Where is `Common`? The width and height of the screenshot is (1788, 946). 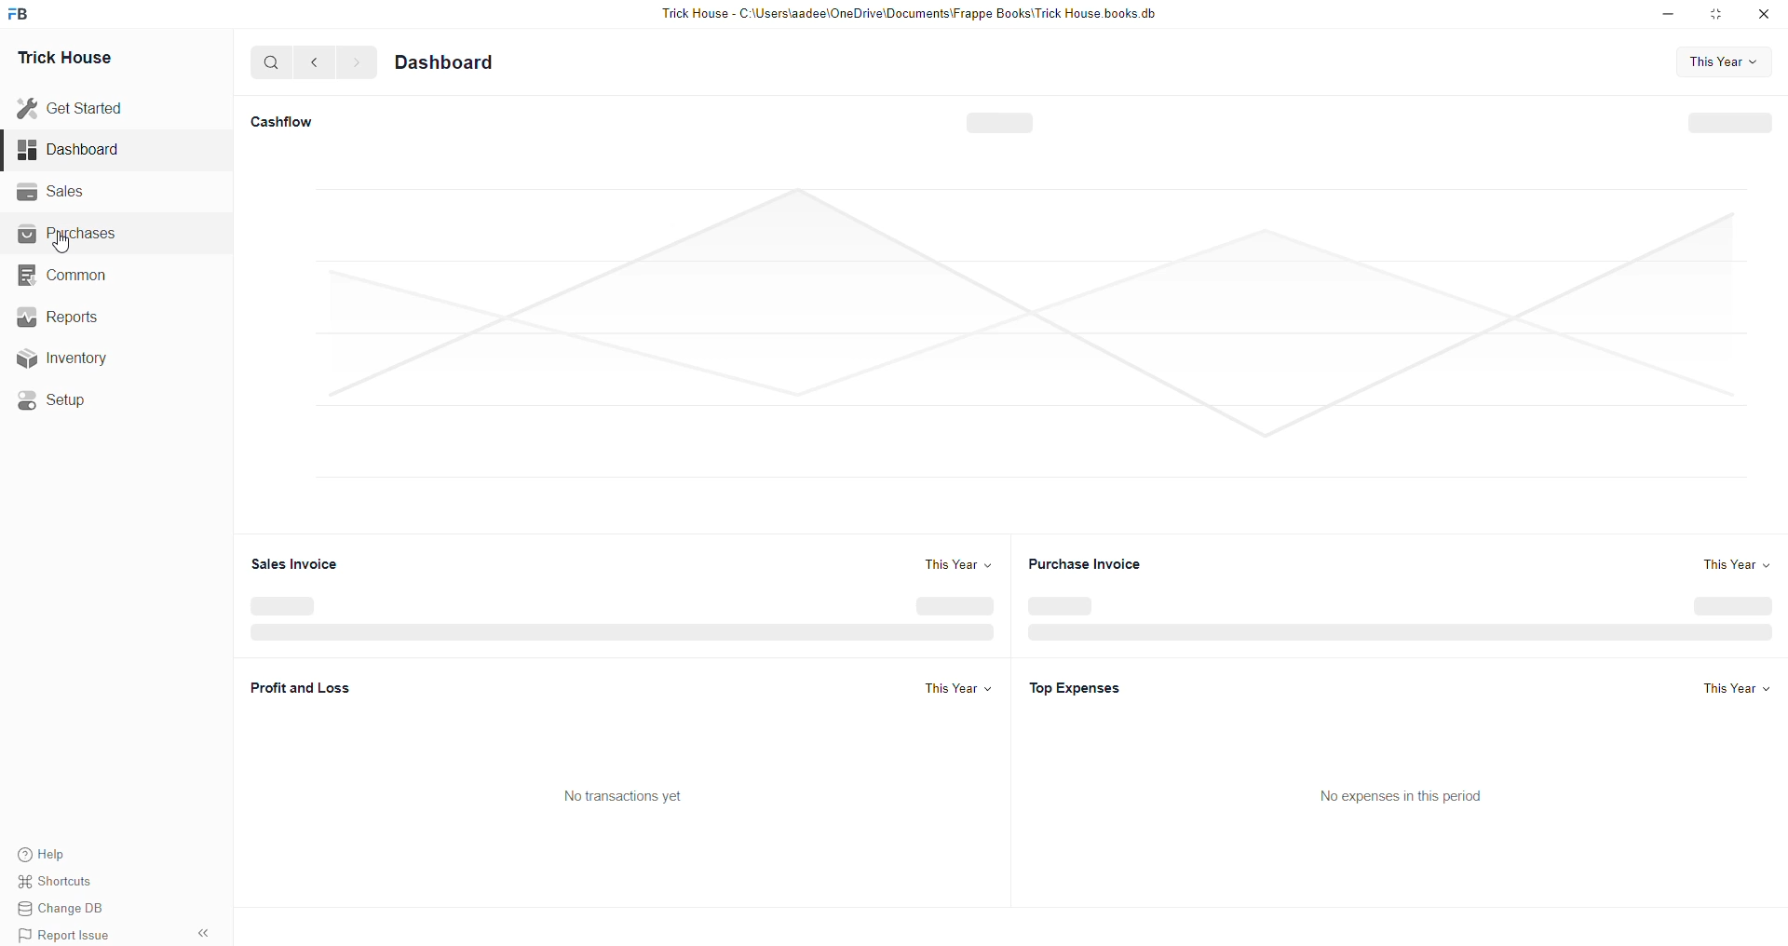
Common is located at coordinates (64, 274).